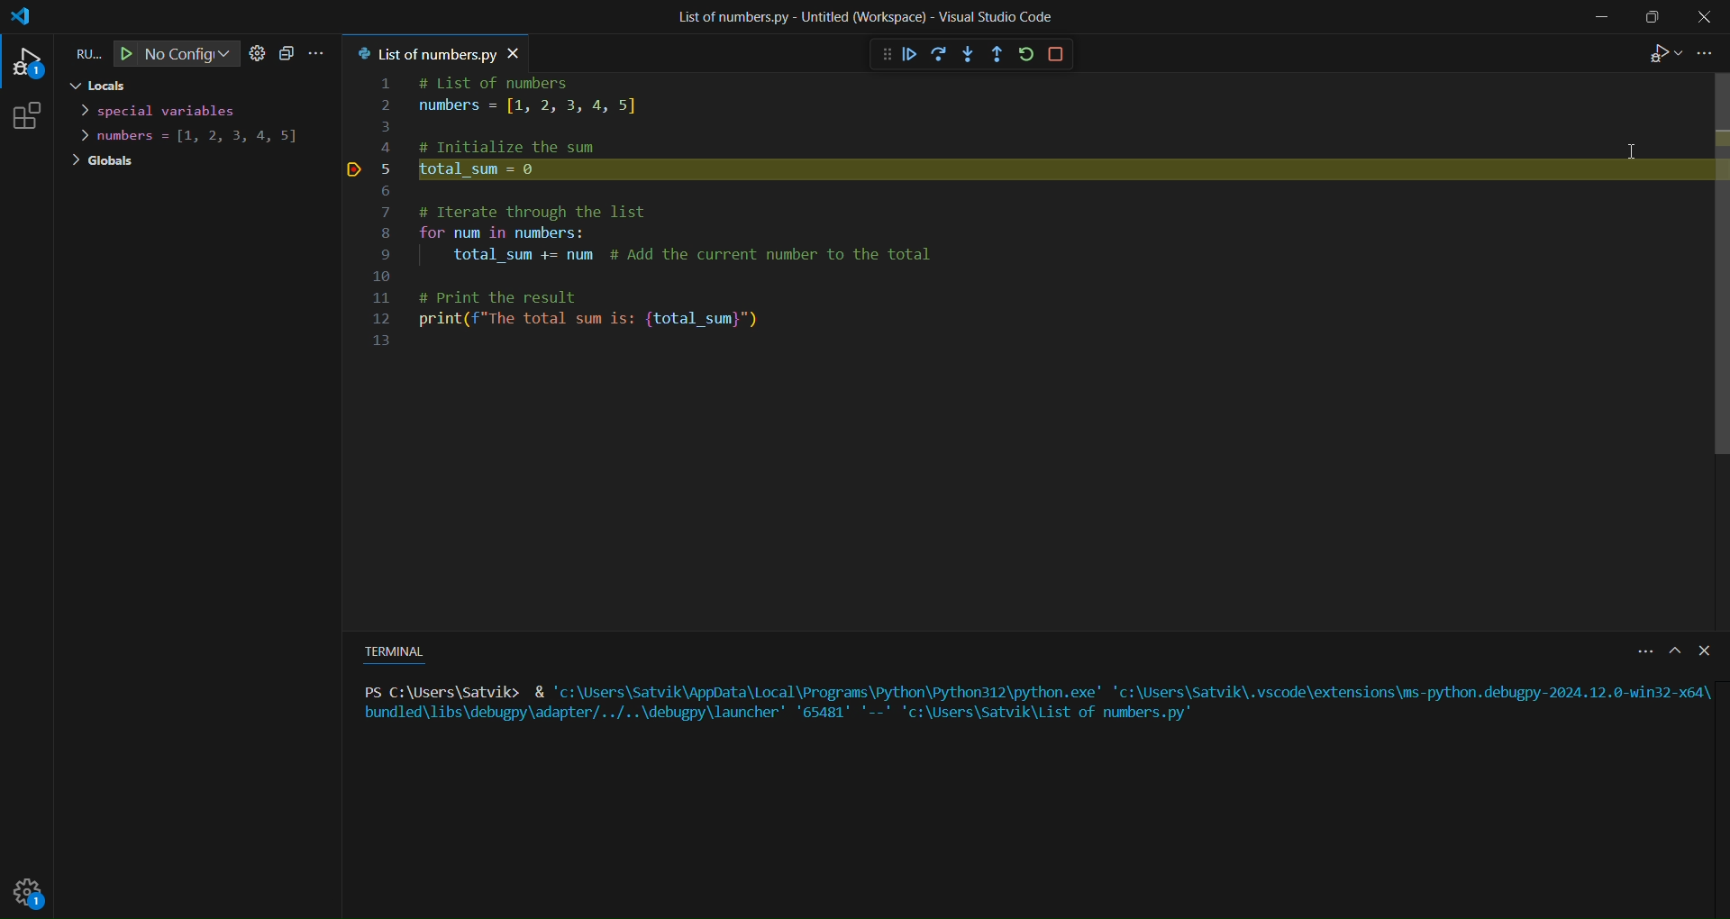  Describe the element at coordinates (870, 52) in the screenshot. I see `move` at that location.